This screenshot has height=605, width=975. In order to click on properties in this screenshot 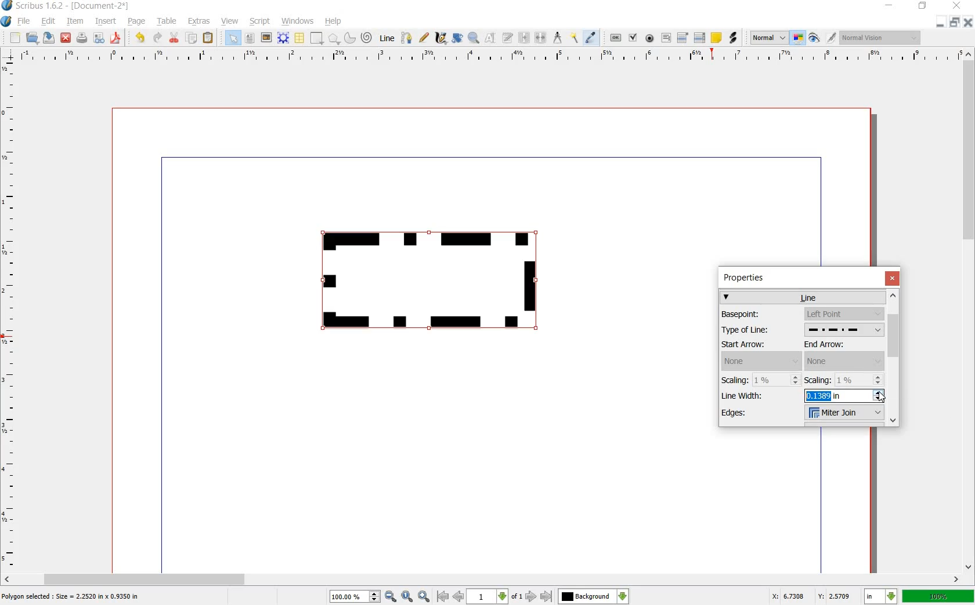, I will do `click(749, 278)`.